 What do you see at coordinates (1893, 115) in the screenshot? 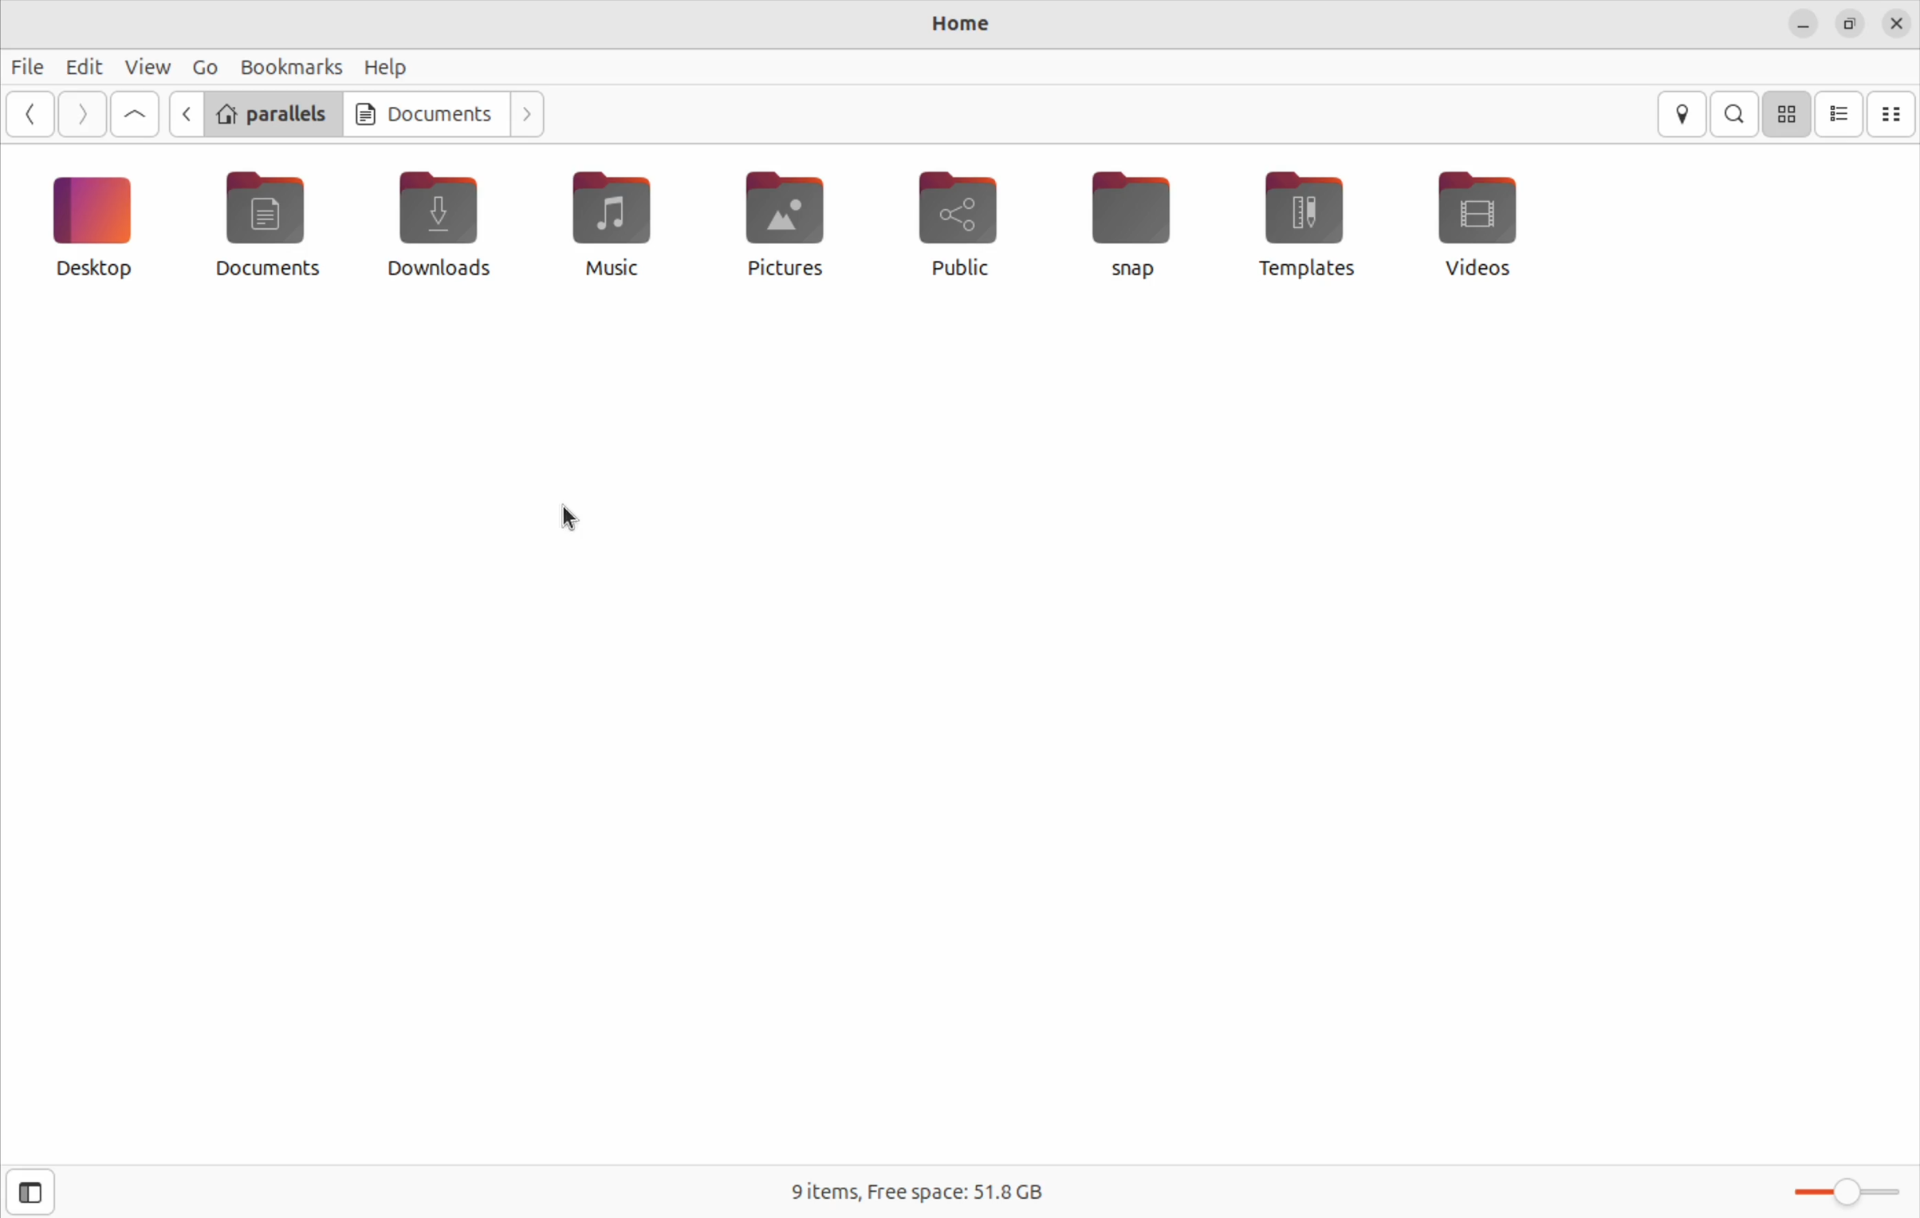
I see `compact view` at bounding box center [1893, 115].